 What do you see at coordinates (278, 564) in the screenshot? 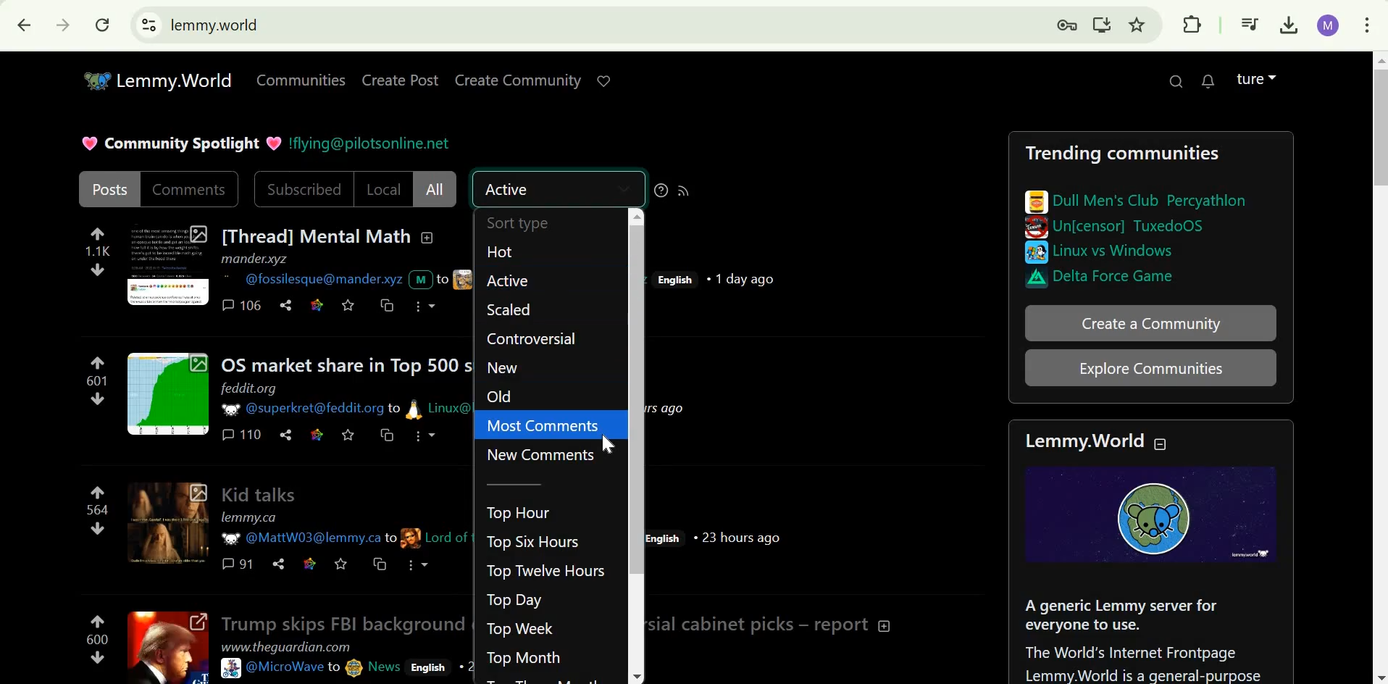
I see `Share` at bounding box center [278, 564].